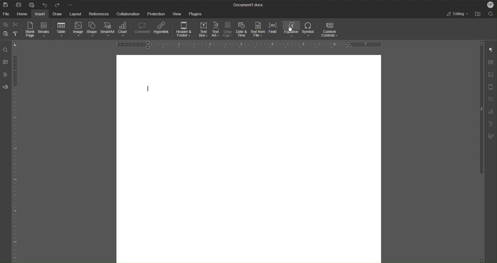  What do you see at coordinates (6, 88) in the screenshot?
I see `Feedback and Support` at bounding box center [6, 88].